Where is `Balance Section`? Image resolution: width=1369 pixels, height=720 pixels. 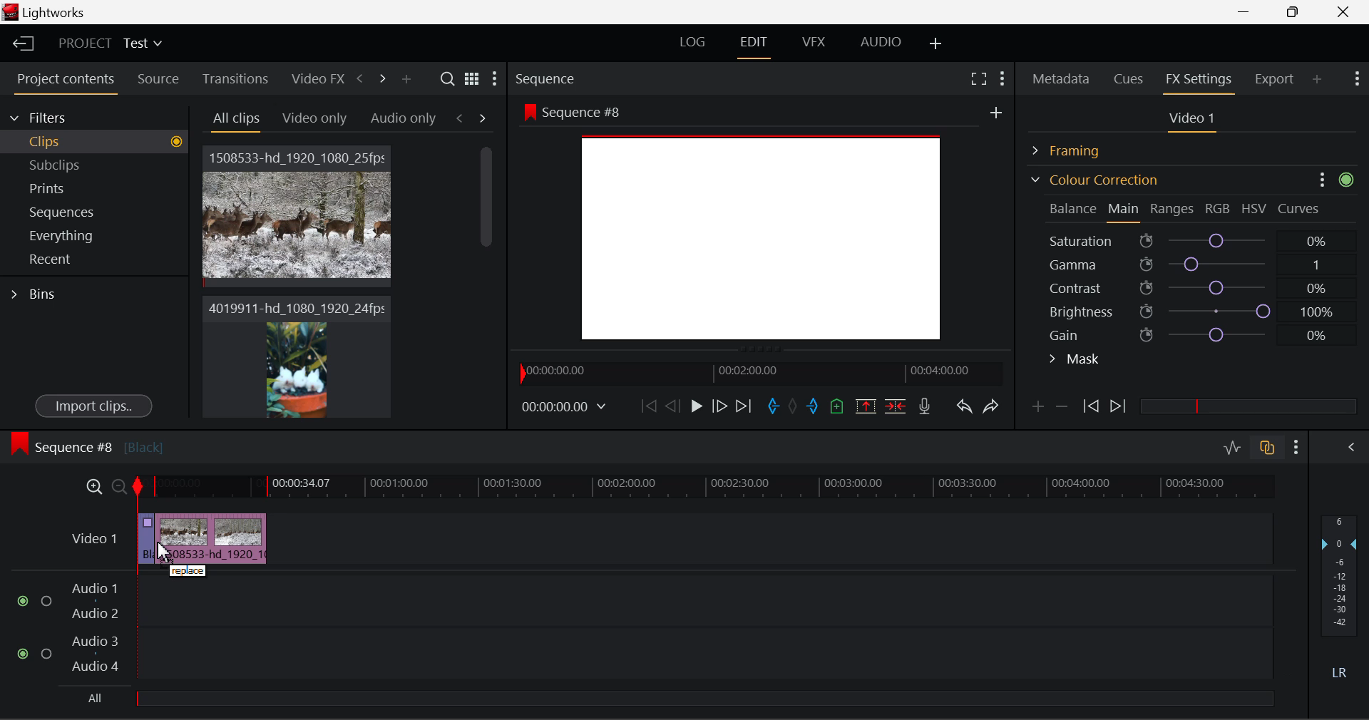
Balance Section is located at coordinates (1075, 208).